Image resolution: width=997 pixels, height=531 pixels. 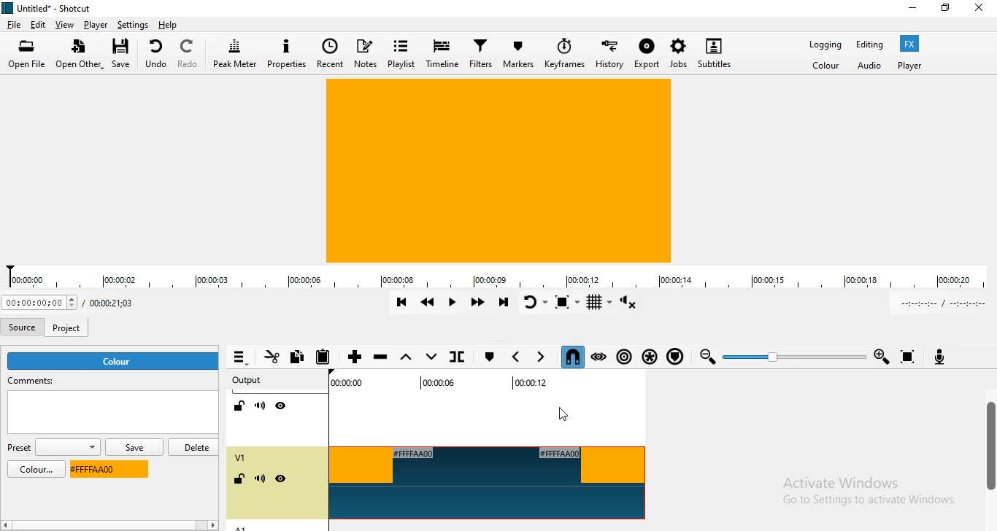 What do you see at coordinates (260, 480) in the screenshot?
I see `mute` at bounding box center [260, 480].